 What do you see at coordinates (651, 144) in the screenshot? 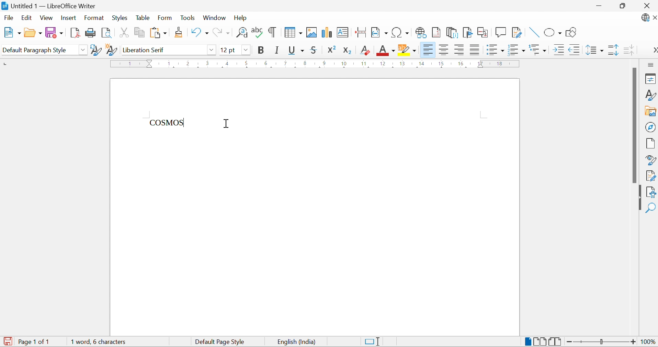
I see `Page` at bounding box center [651, 144].